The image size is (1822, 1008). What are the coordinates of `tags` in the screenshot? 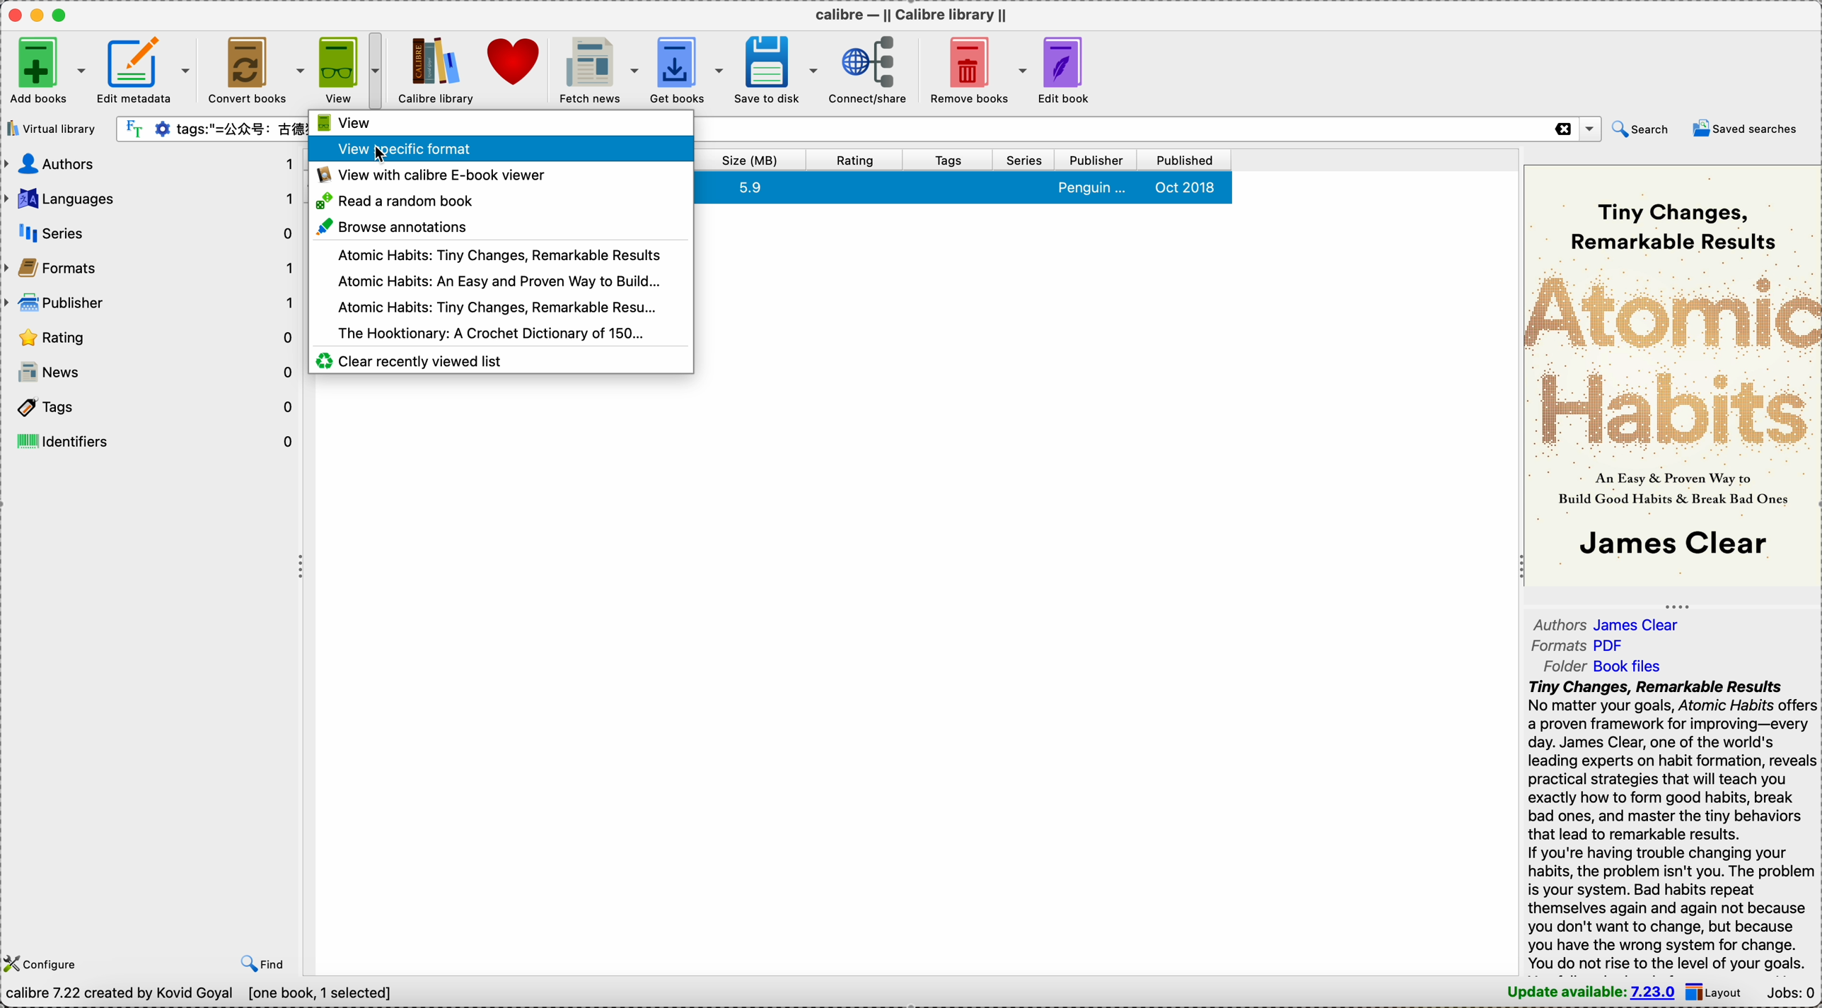 It's located at (950, 159).